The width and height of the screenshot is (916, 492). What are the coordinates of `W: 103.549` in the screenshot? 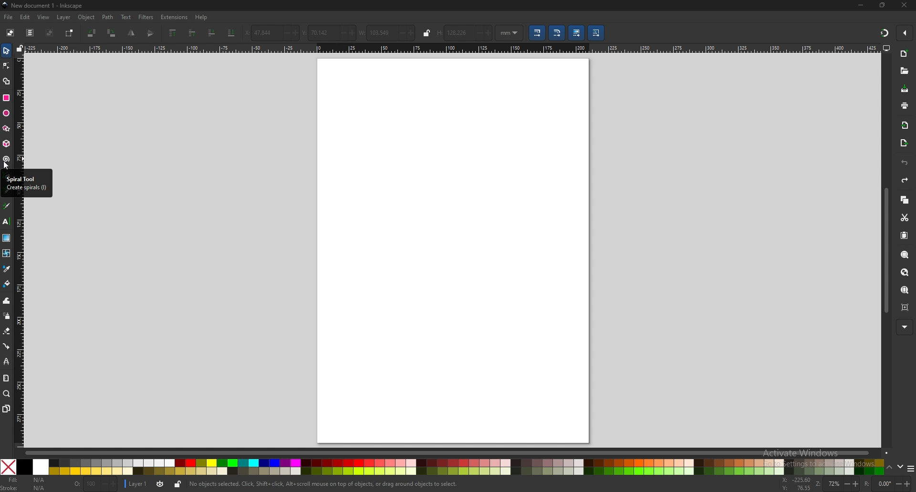 It's located at (387, 32).